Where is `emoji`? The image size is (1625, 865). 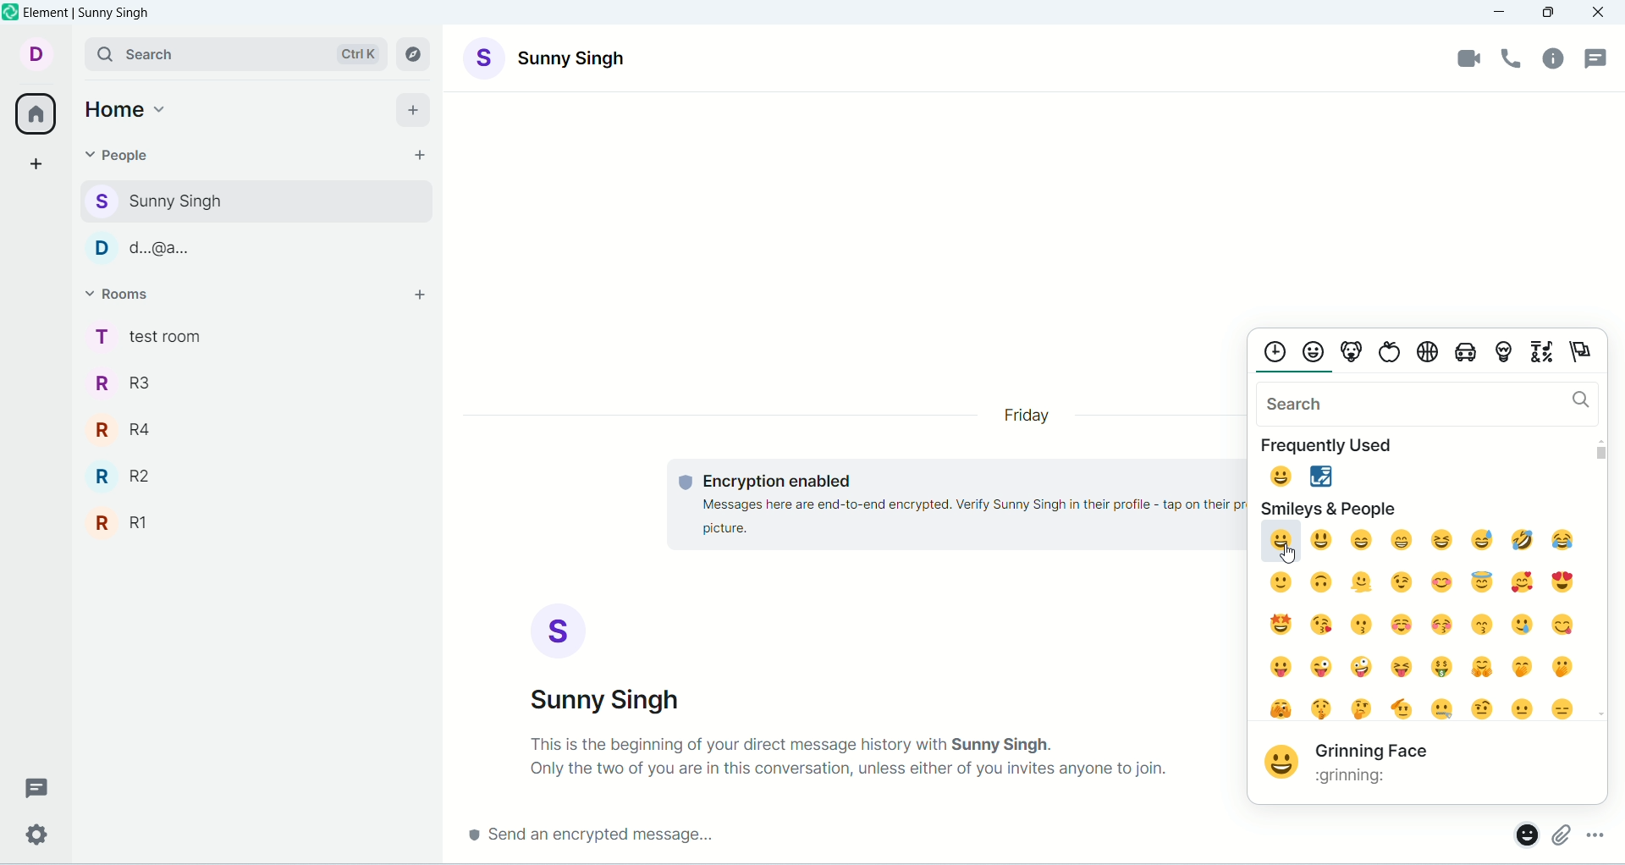
emoji is located at coordinates (1522, 837).